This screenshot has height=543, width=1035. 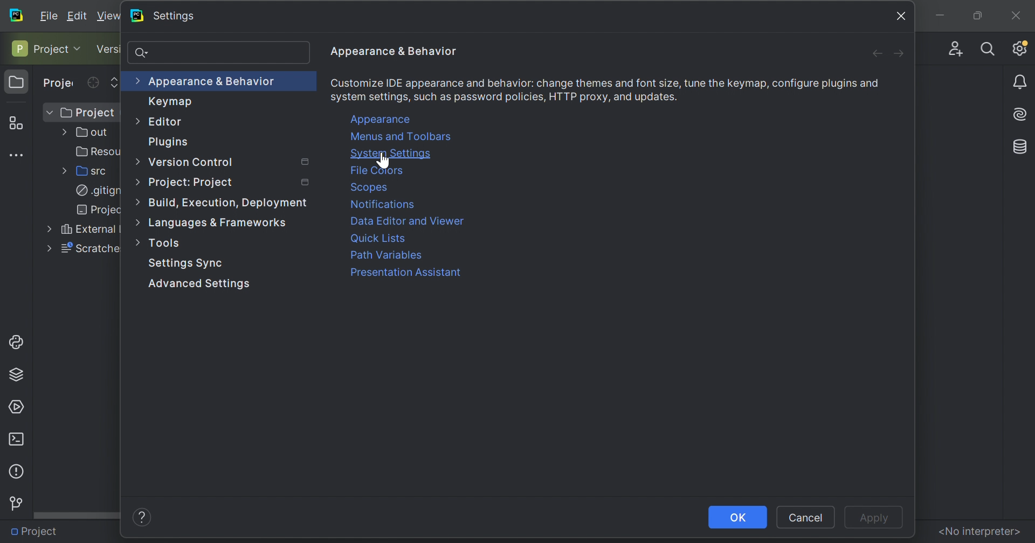 What do you see at coordinates (39, 48) in the screenshot?
I see `Project` at bounding box center [39, 48].